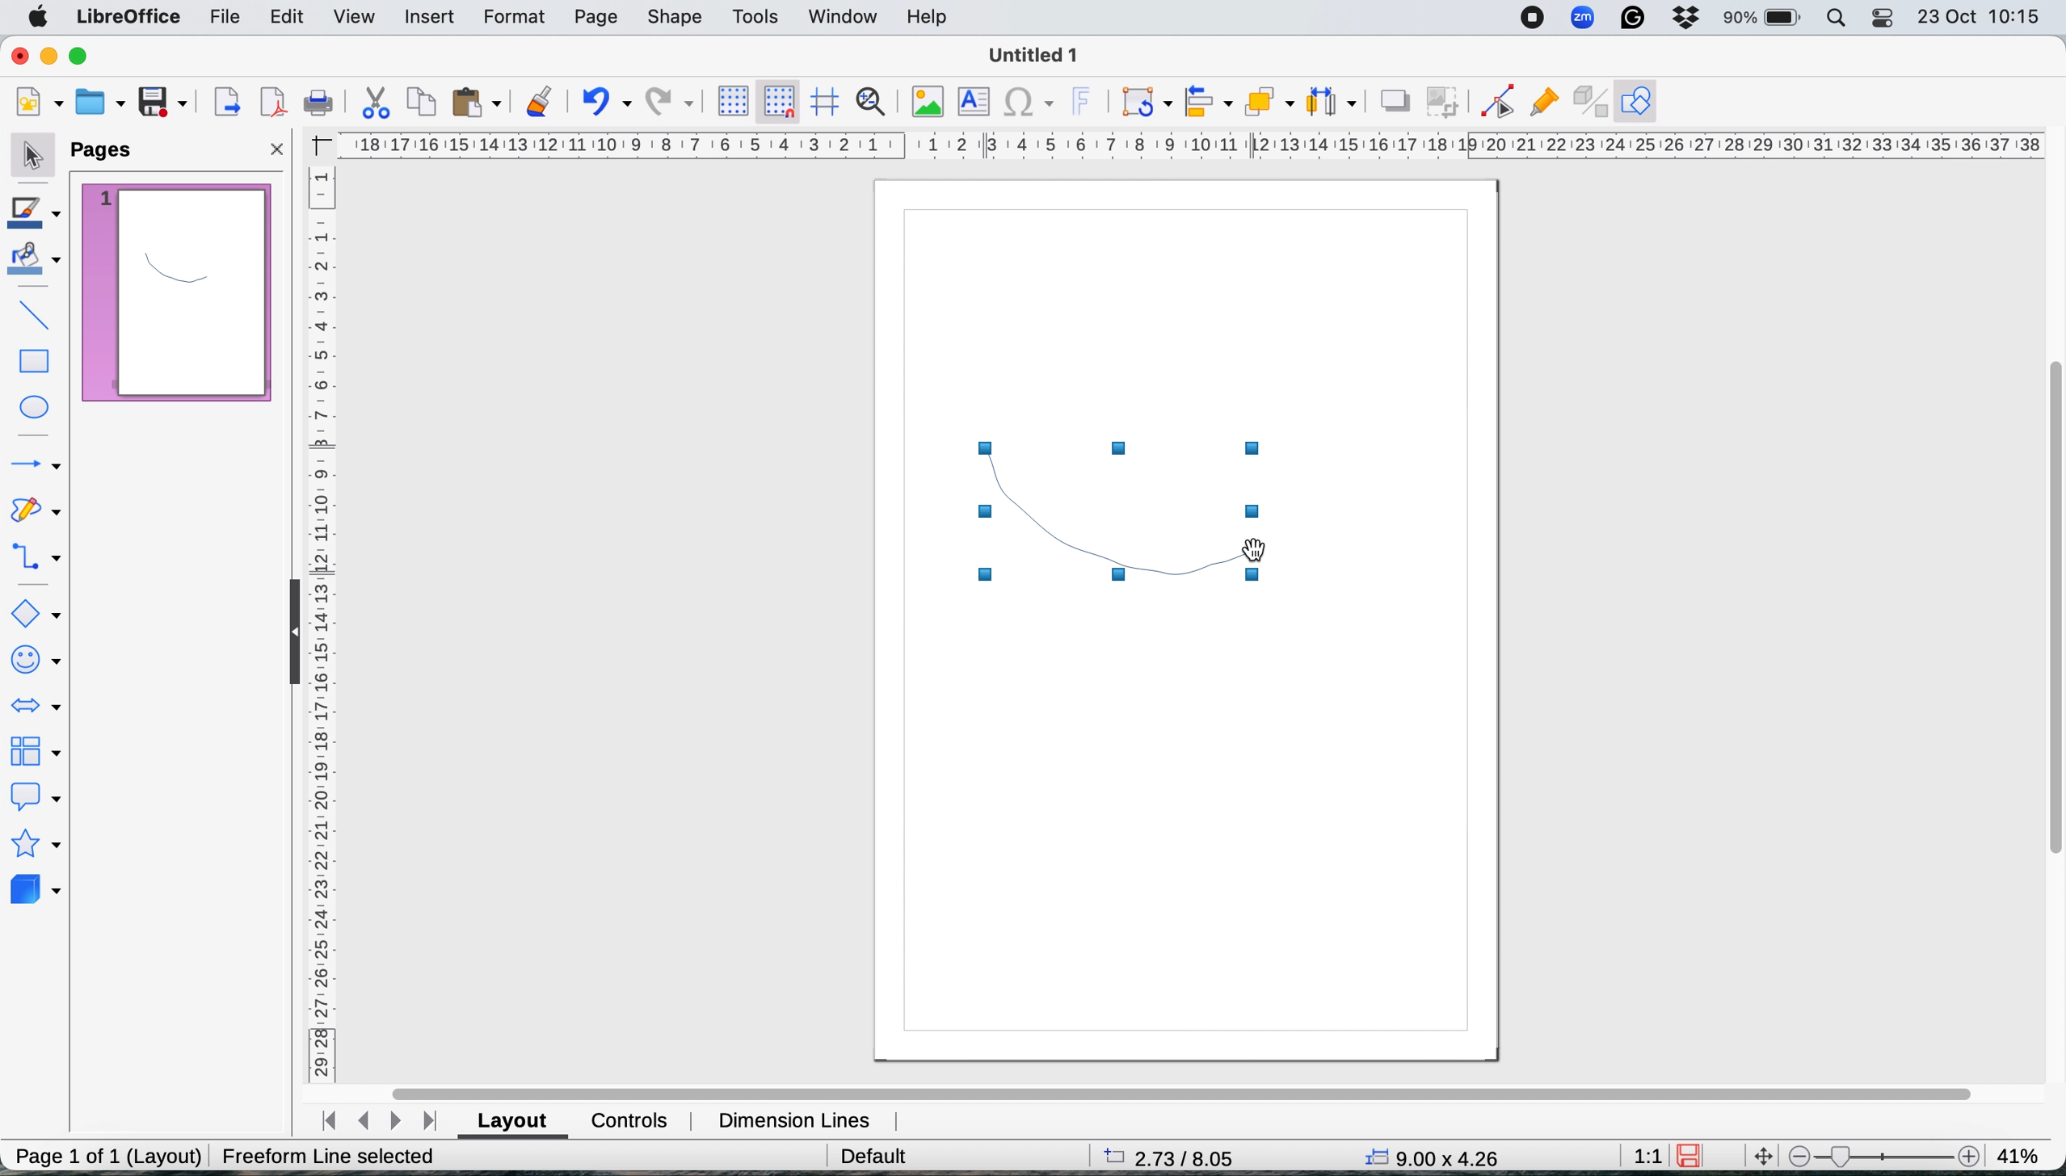 The width and height of the screenshot is (2066, 1176). Describe the element at coordinates (823, 103) in the screenshot. I see `helplines when moving` at that location.